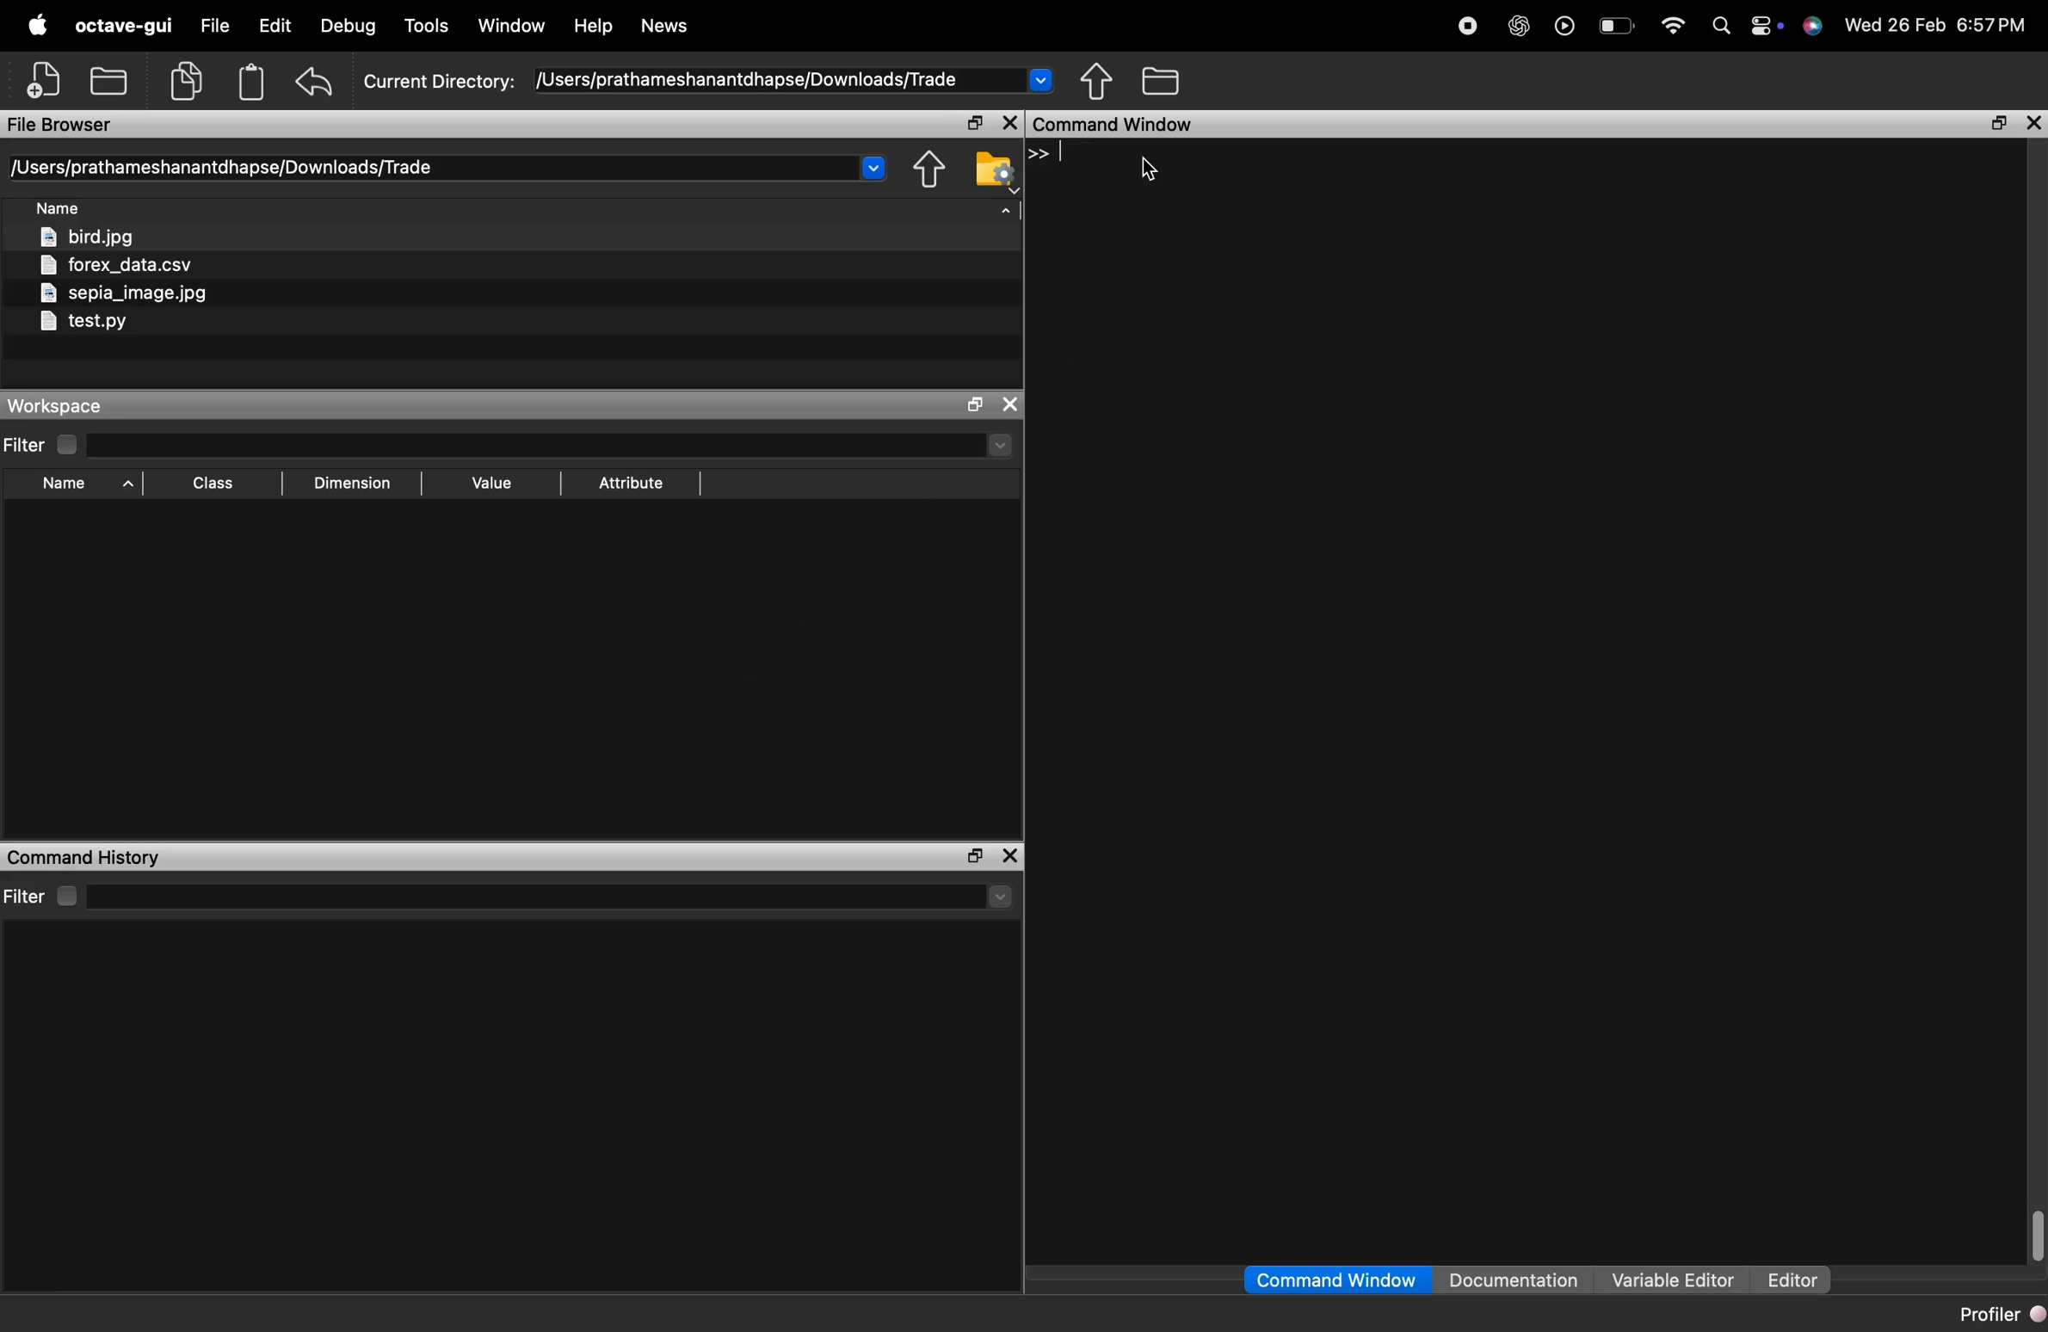 Image resolution: width=2048 pixels, height=1332 pixels. Describe the element at coordinates (46, 79) in the screenshot. I see `new script` at that location.